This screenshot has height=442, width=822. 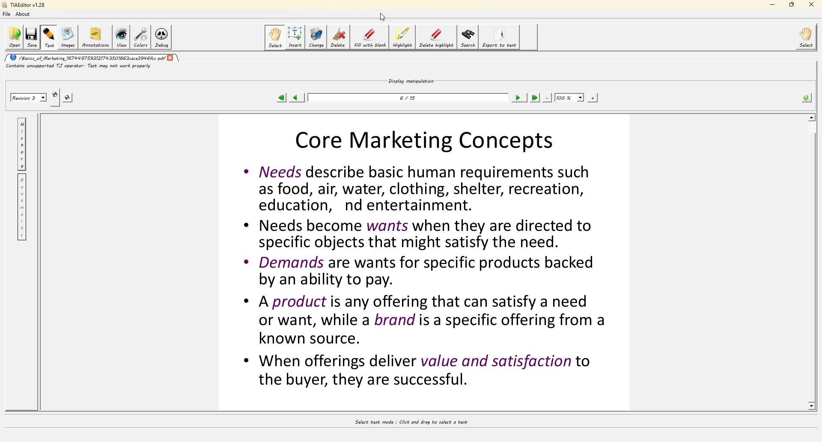 I want to click on history, so click(x=23, y=145).